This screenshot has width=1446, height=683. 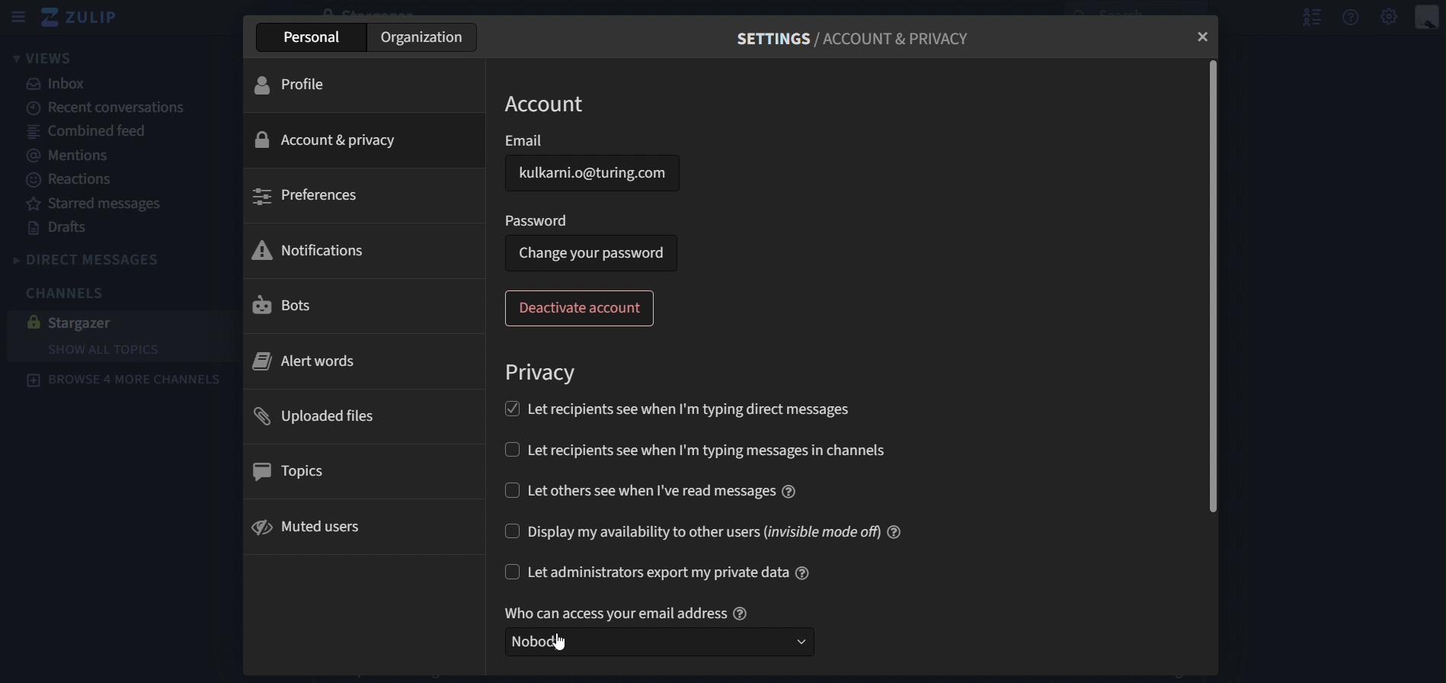 What do you see at coordinates (559, 646) in the screenshot?
I see `cursor` at bounding box center [559, 646].